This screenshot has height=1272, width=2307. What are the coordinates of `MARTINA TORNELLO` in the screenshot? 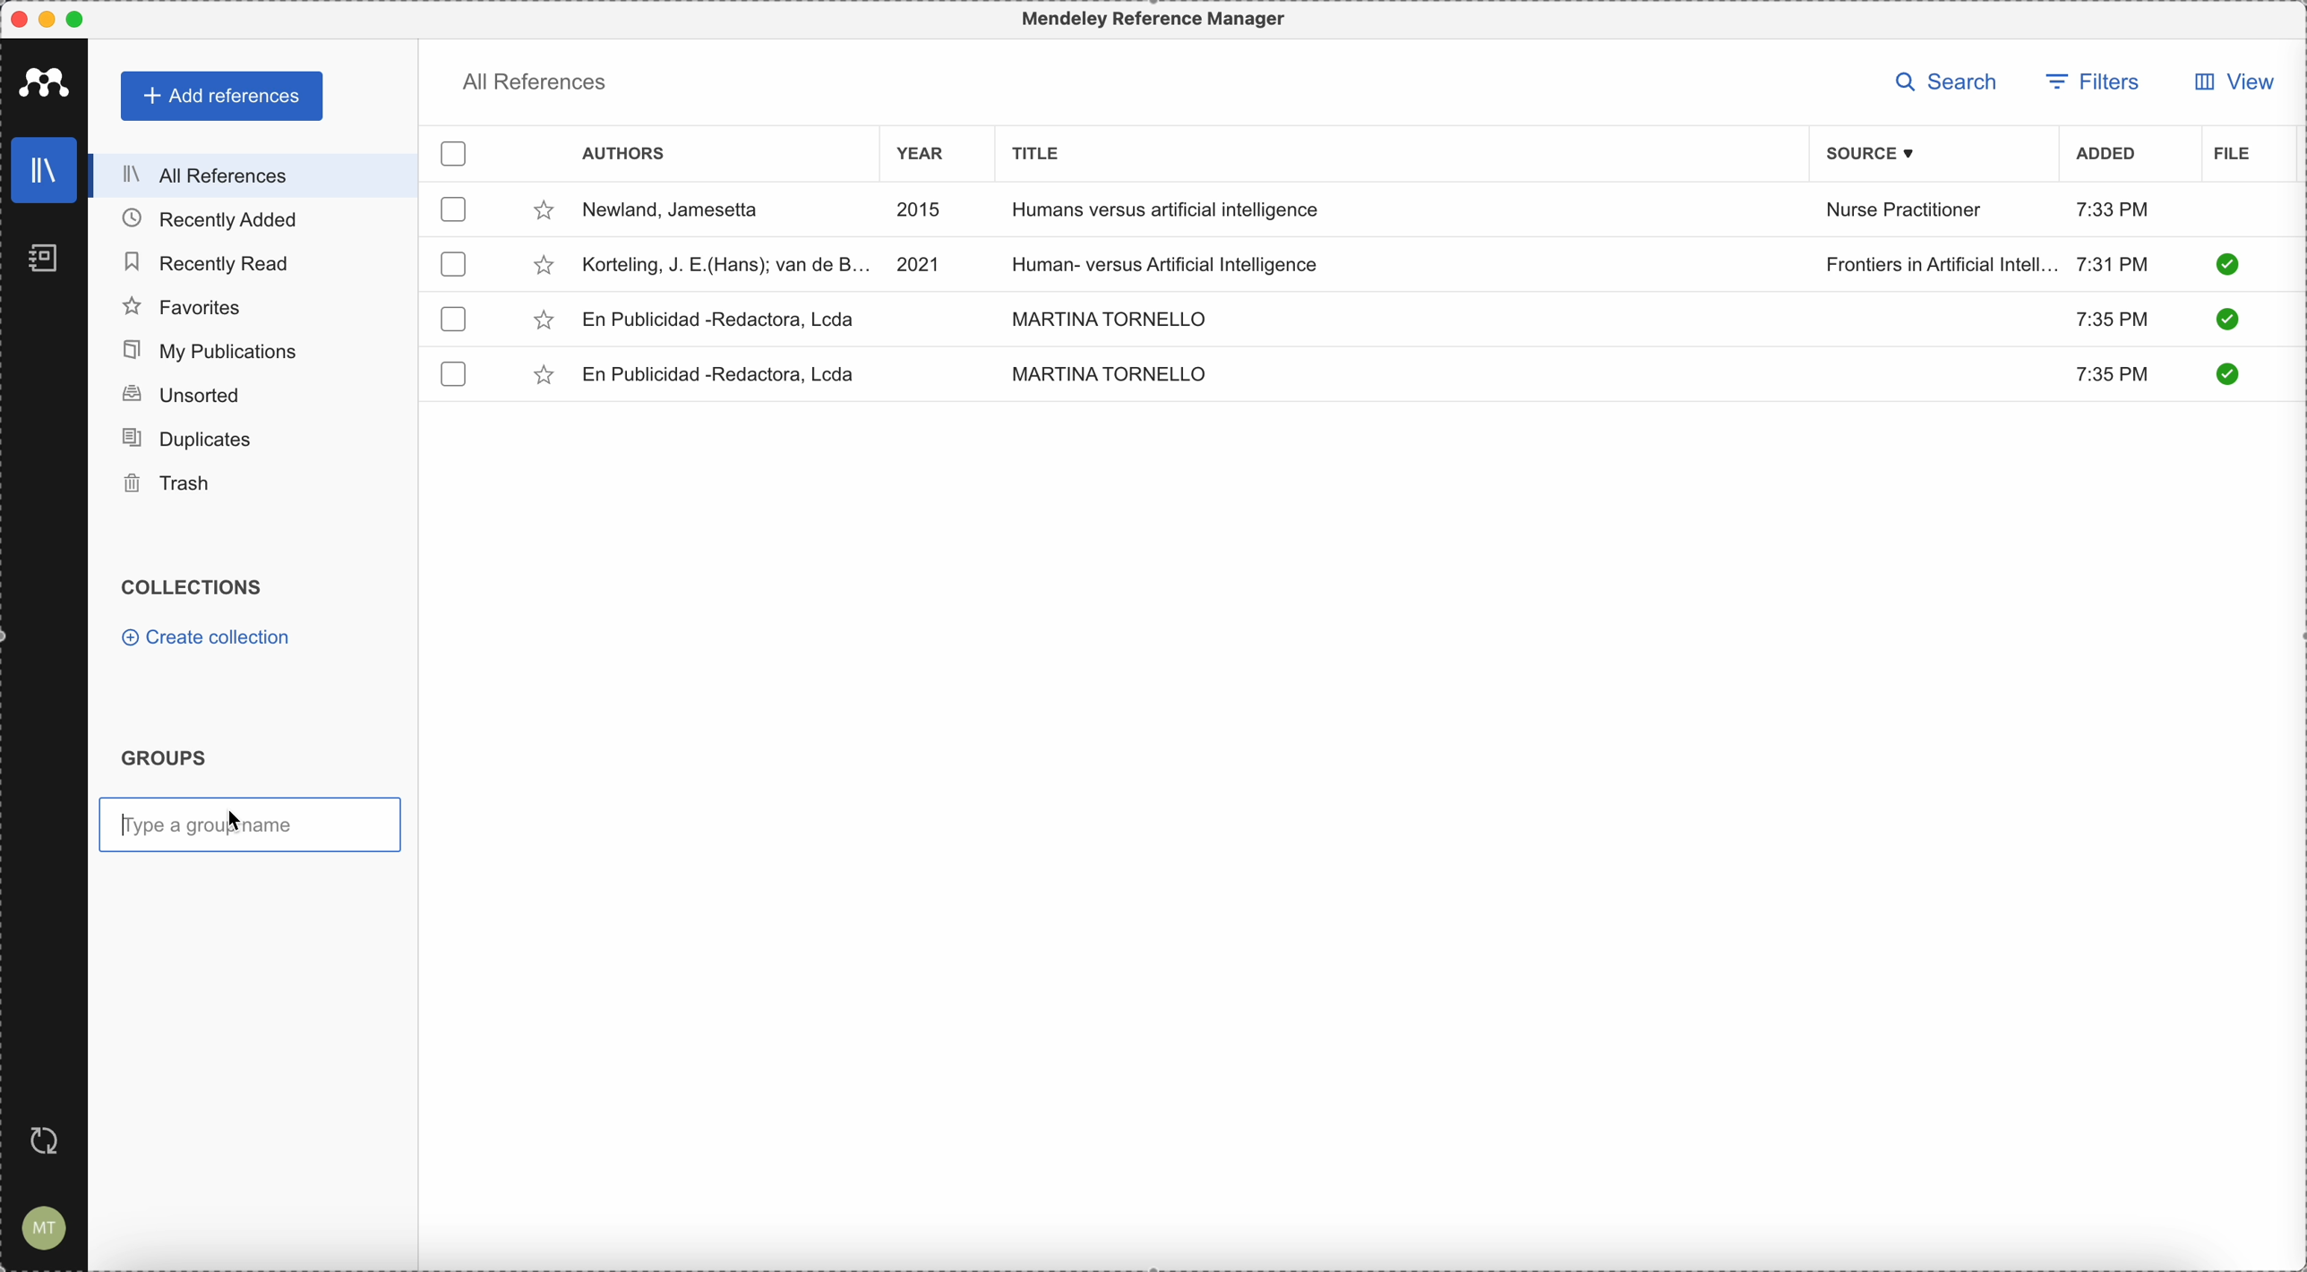 It's located at (1109, 373).